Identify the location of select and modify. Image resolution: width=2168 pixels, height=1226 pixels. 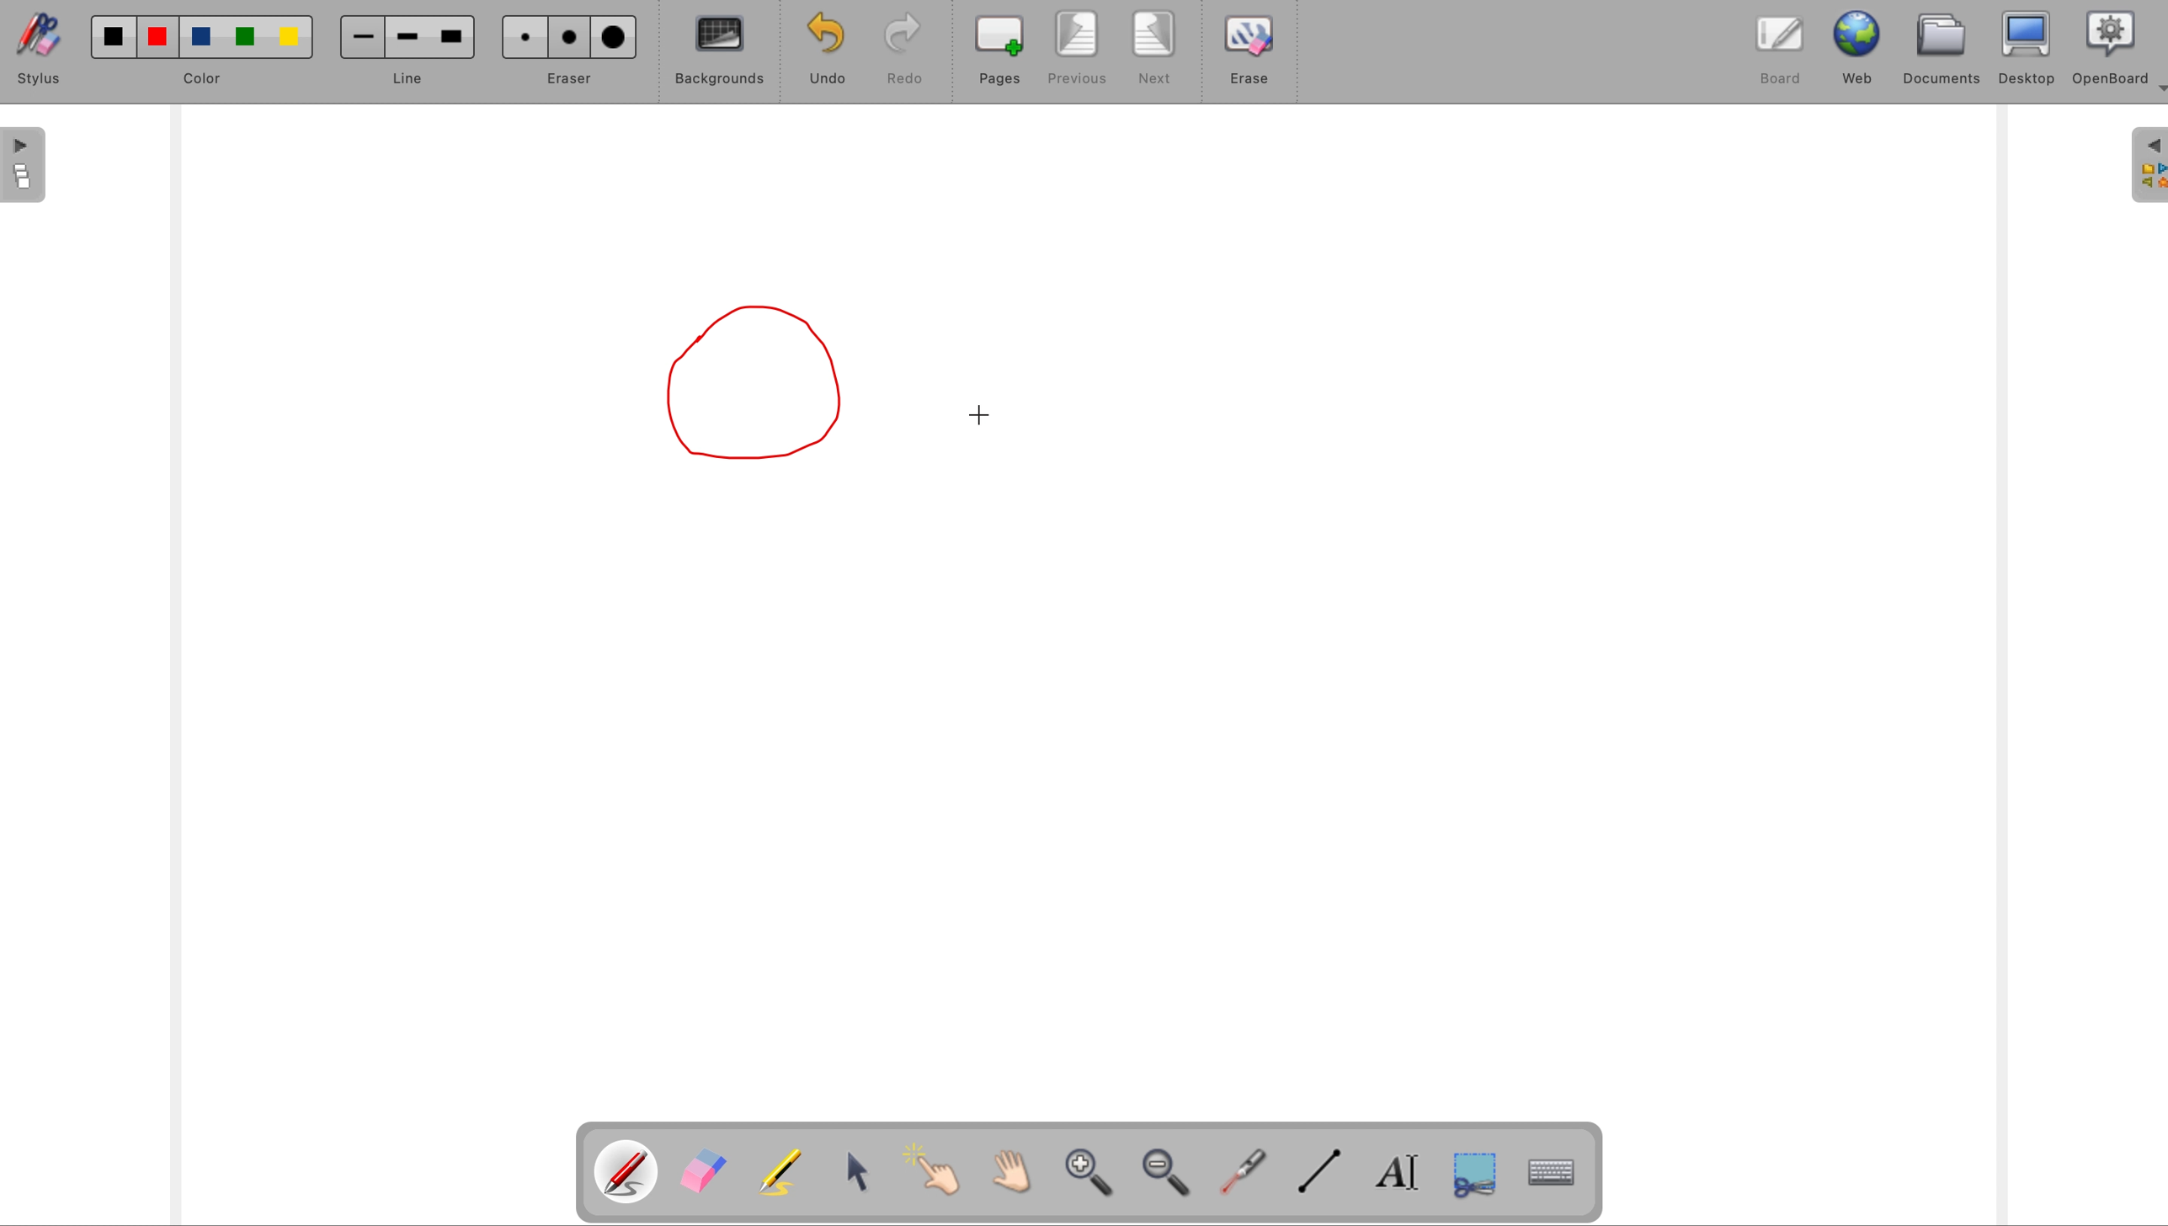
(864, 1175).